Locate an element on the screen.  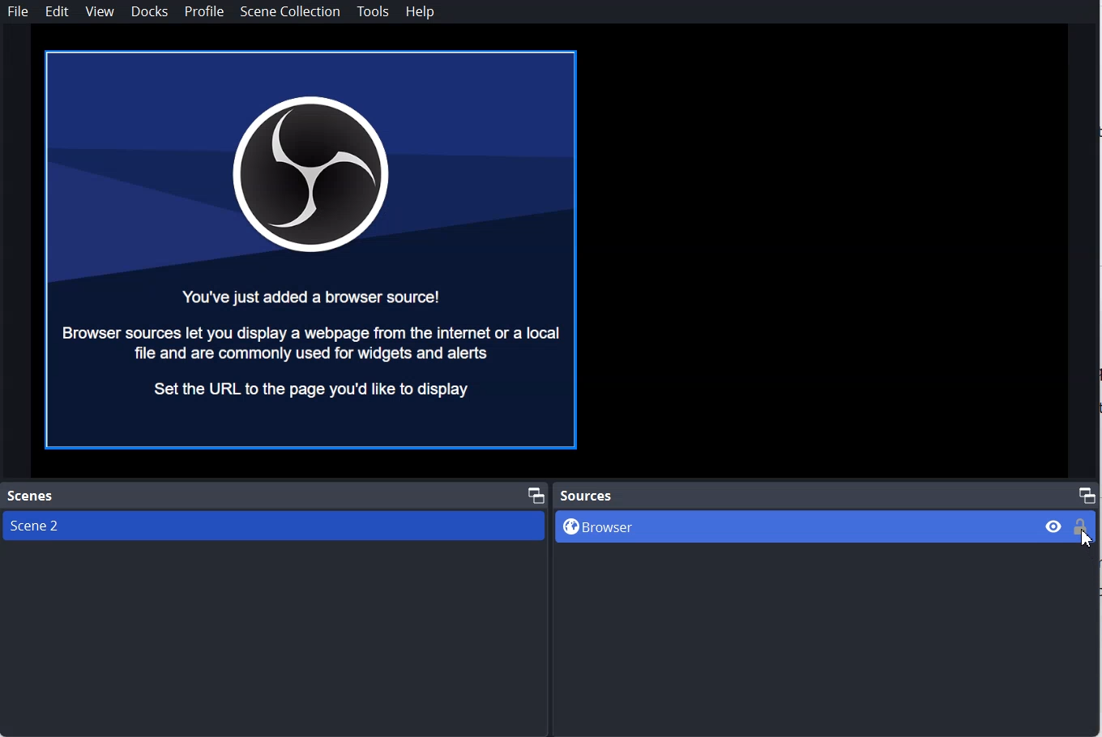
Docks is located at coordinates (149, 11).